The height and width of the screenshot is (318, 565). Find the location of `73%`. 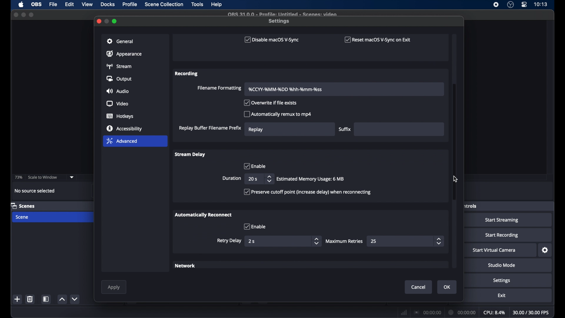

73% is located at coordinates (19, 177).